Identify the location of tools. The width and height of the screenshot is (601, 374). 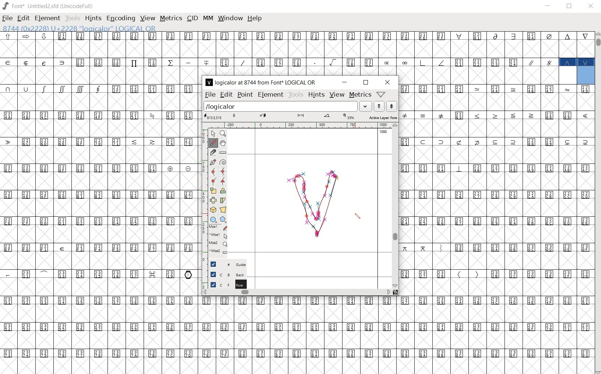
(295, 96).